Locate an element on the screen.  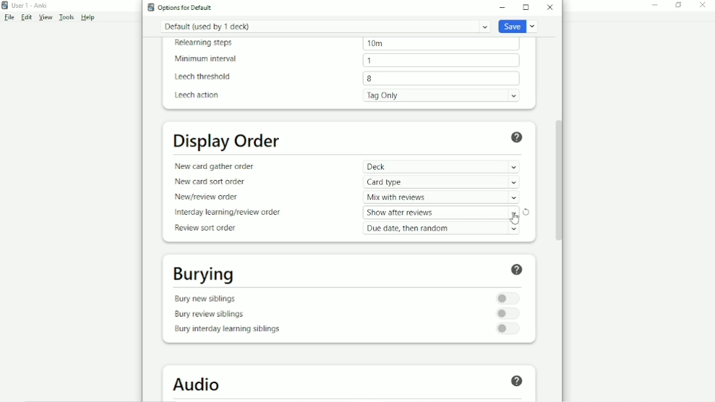
Close is located at coordinates (550, 7).